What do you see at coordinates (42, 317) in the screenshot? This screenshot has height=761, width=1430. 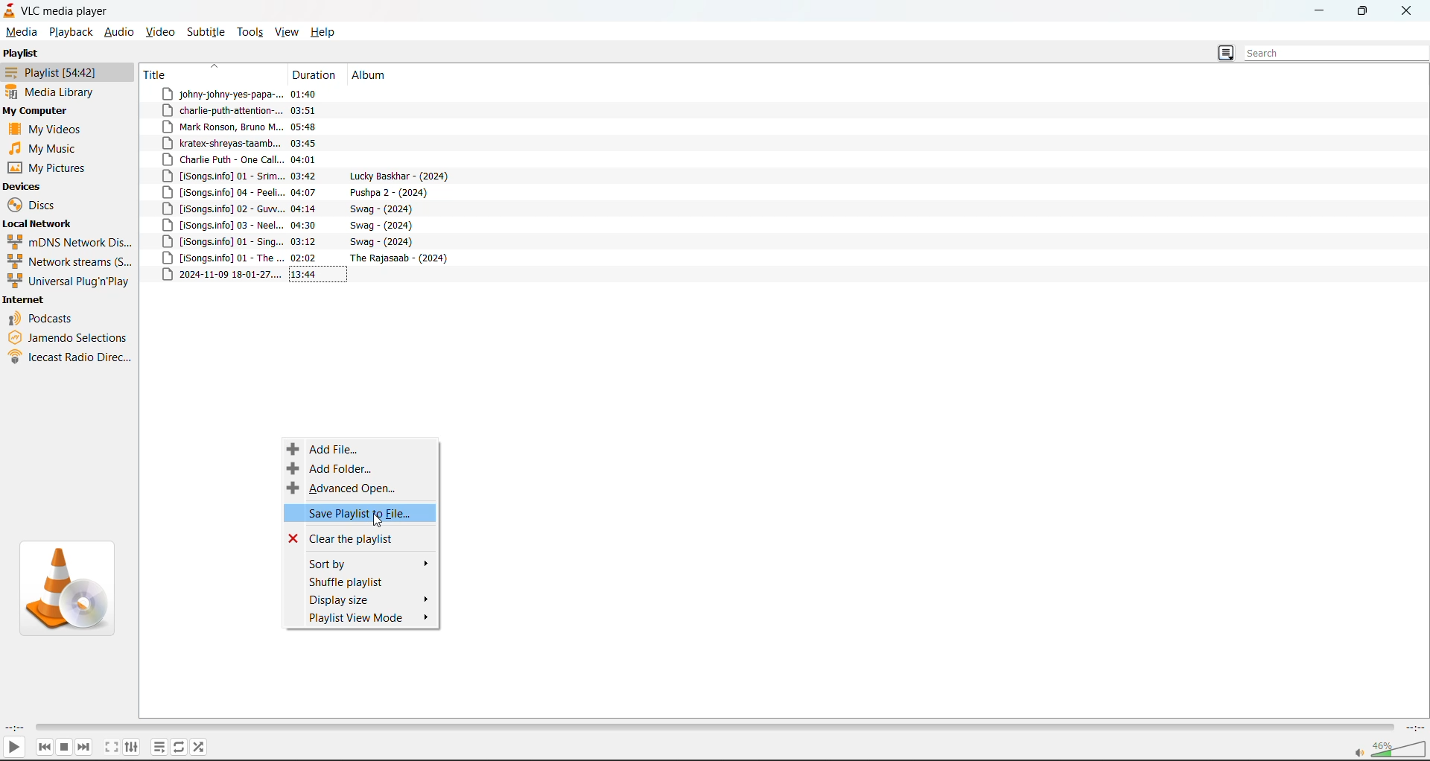 I see `podcasts` at bounding box center [42, 317].